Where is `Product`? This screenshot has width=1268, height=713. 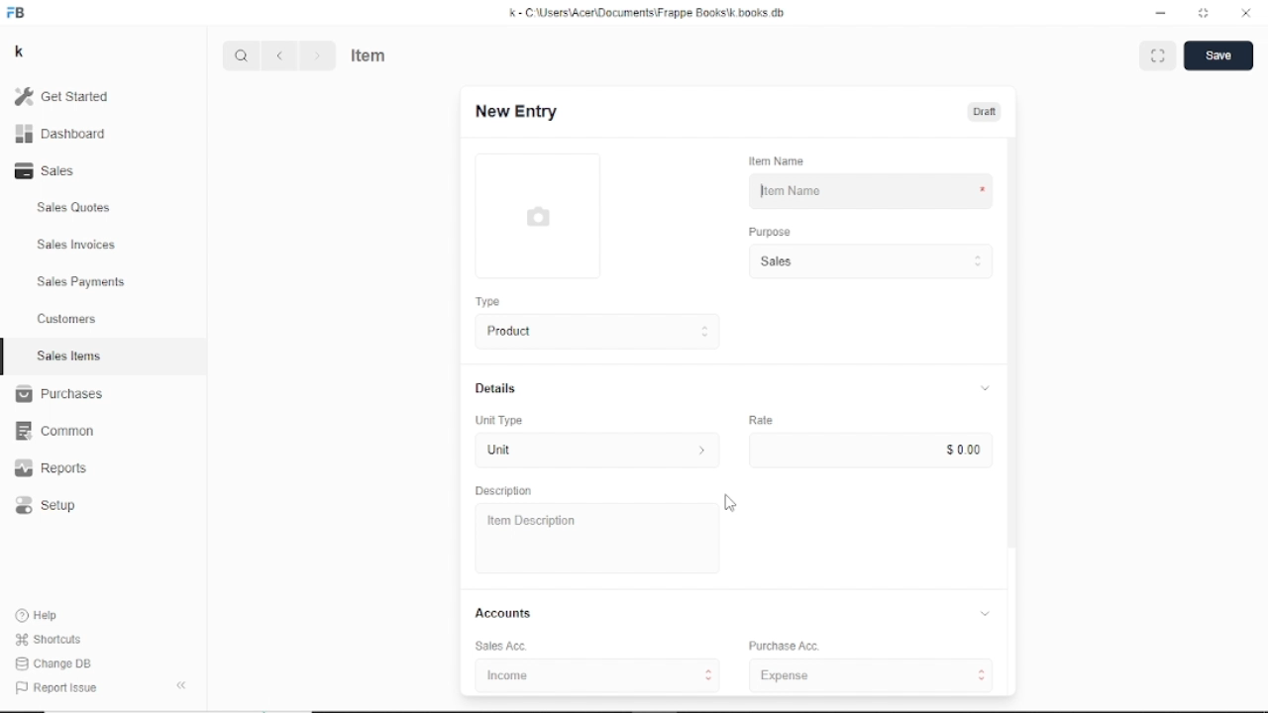
Product is located at coordinates (592, 332).